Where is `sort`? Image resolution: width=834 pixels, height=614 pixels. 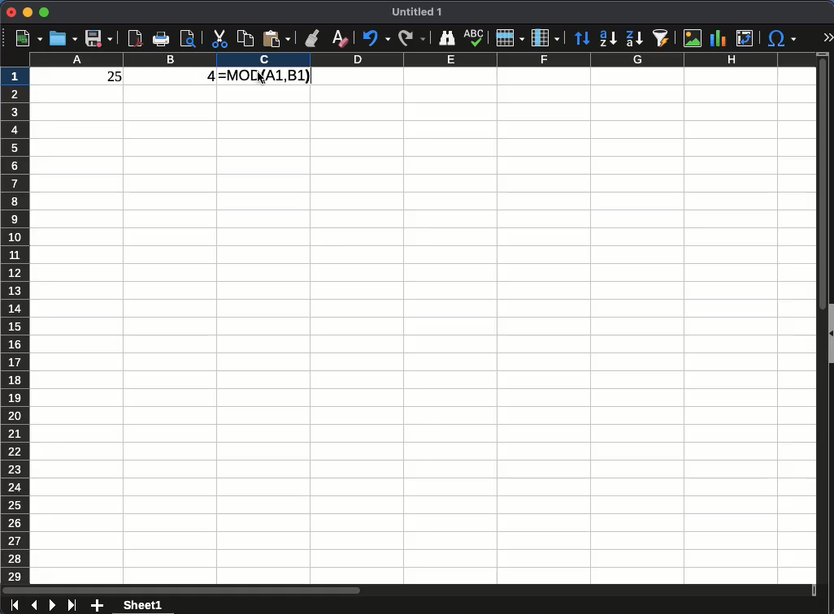 sort is located at coordinates (584, 38).